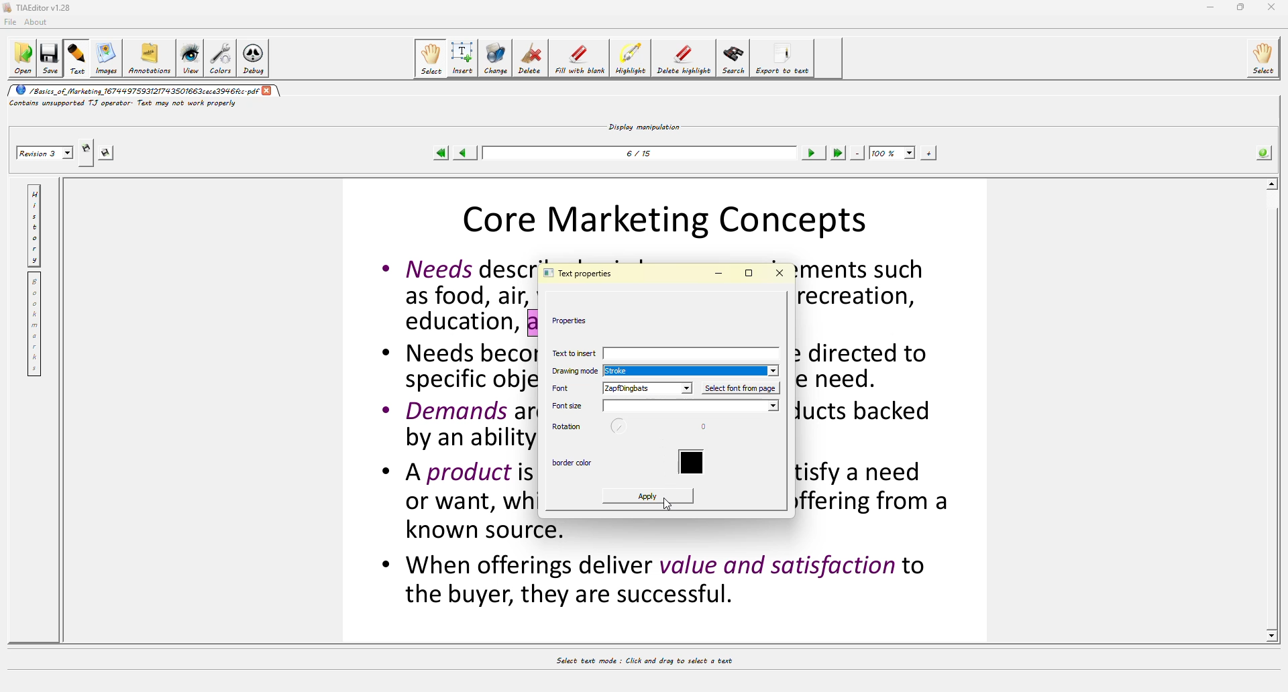 The image size is (1288, 692). I want to click on * When offerings aeliver value and satisfaction to
the buyer, they are successful., so click(656, 581).